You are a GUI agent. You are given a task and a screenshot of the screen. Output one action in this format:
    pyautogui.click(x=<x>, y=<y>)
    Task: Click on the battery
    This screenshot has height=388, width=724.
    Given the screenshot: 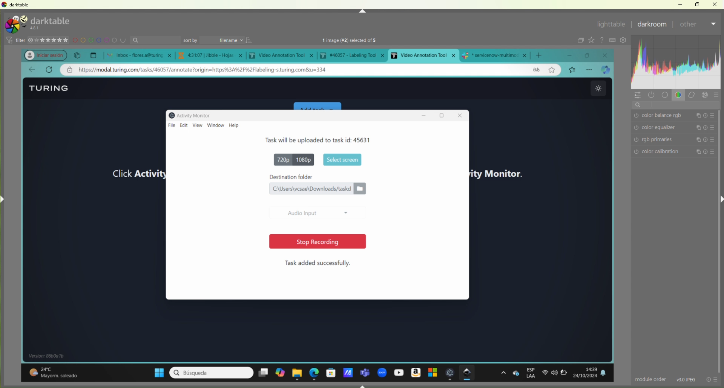 What is the action you would take?
    pyautogui.click(x=566, y=374)
    